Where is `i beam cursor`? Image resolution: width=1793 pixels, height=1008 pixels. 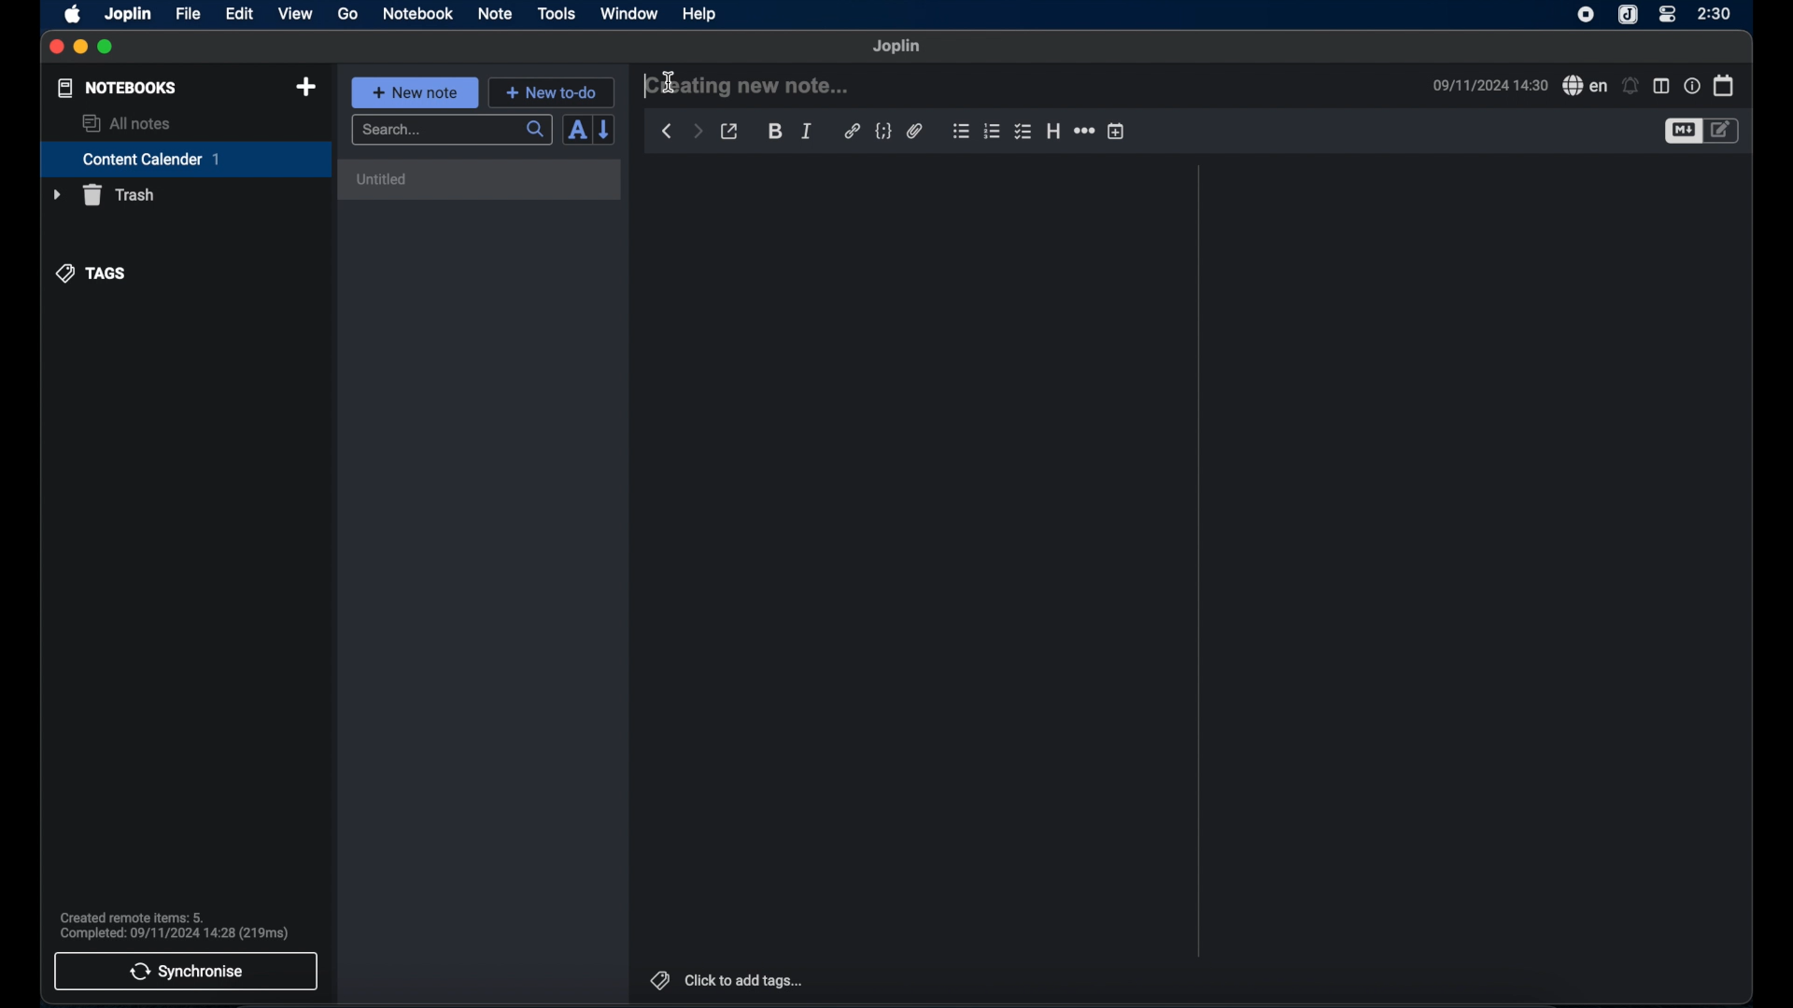 i beam cursor is located at coordinates (671, 84).